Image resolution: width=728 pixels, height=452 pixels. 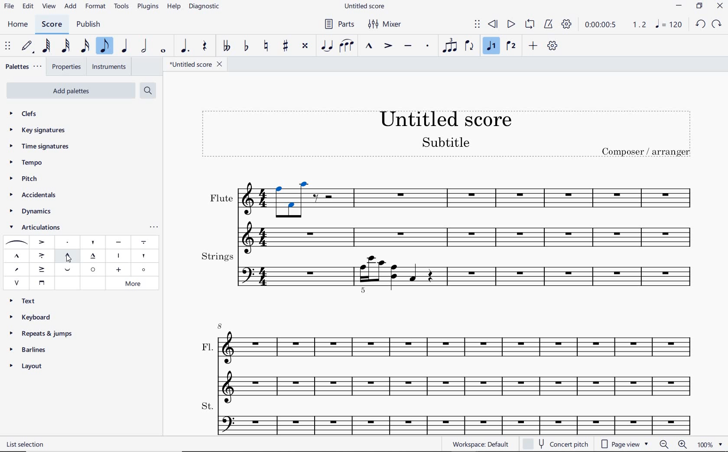 I want to click on EIGHTH NOTE, so click(x=105, y=46).